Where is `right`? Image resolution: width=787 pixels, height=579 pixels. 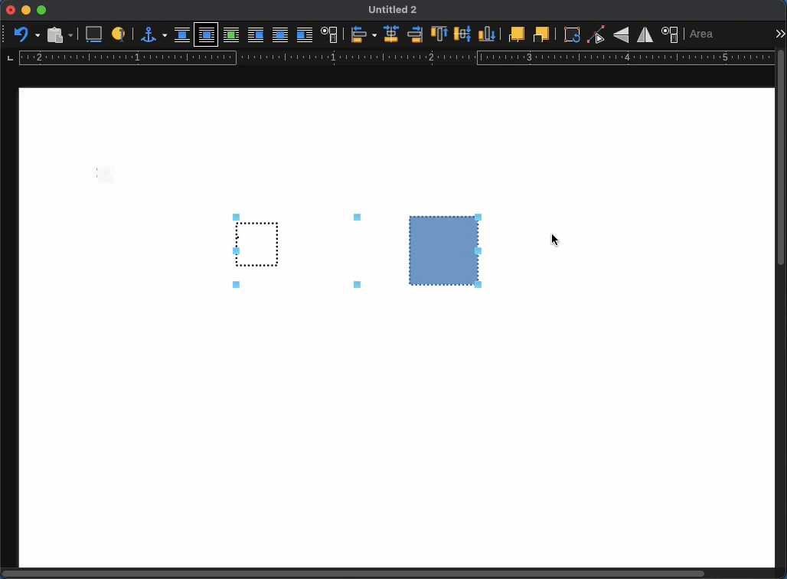 right is located at coordinates (415, 34).